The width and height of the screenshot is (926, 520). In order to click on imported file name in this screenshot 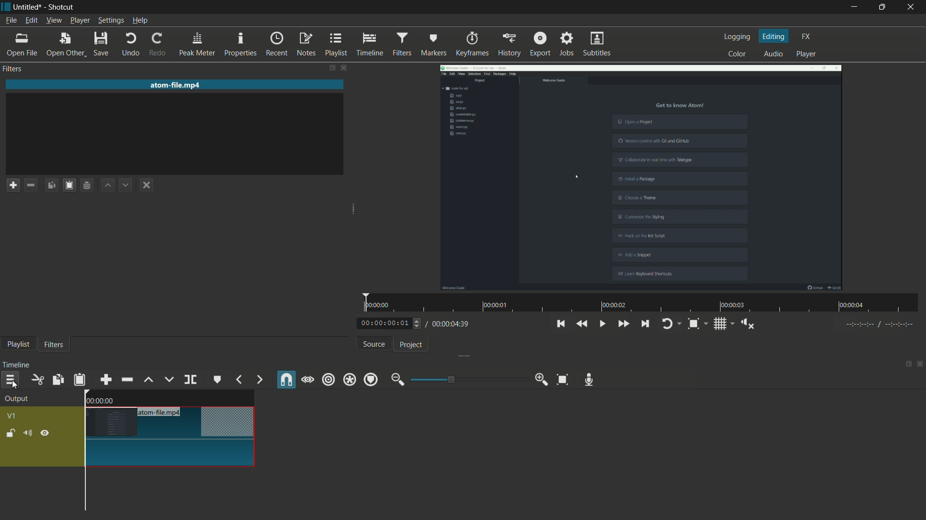, I will do `click(175, 84)`.